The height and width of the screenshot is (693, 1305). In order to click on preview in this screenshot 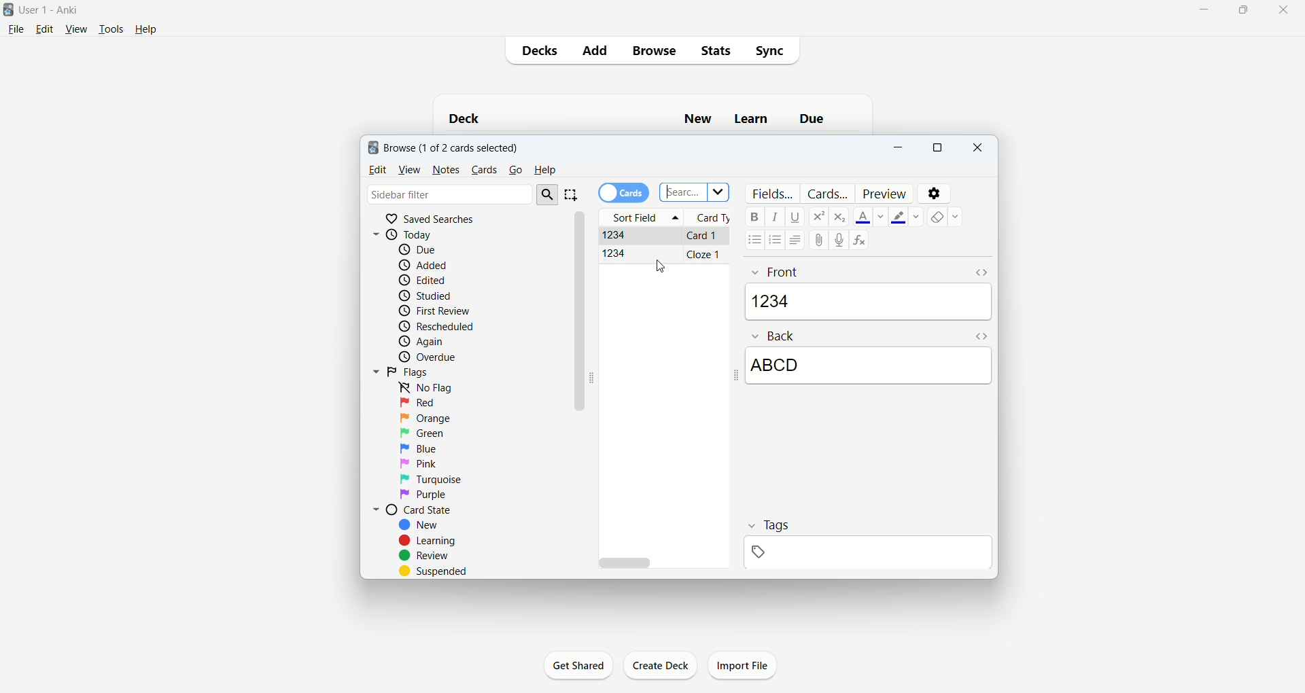, I will do `click(886, 193)`.